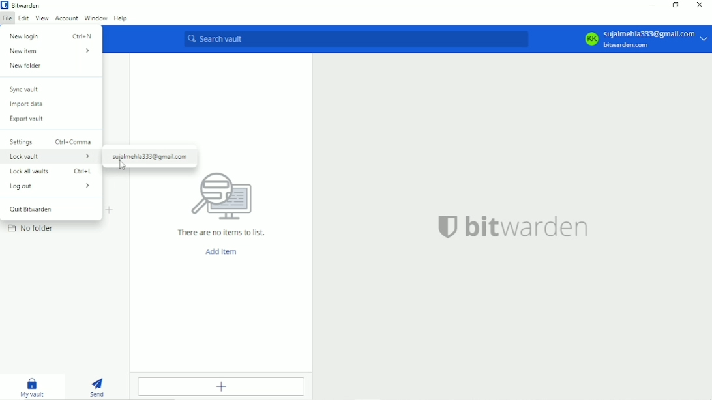  I want to click on My vault, so click(31, 385).